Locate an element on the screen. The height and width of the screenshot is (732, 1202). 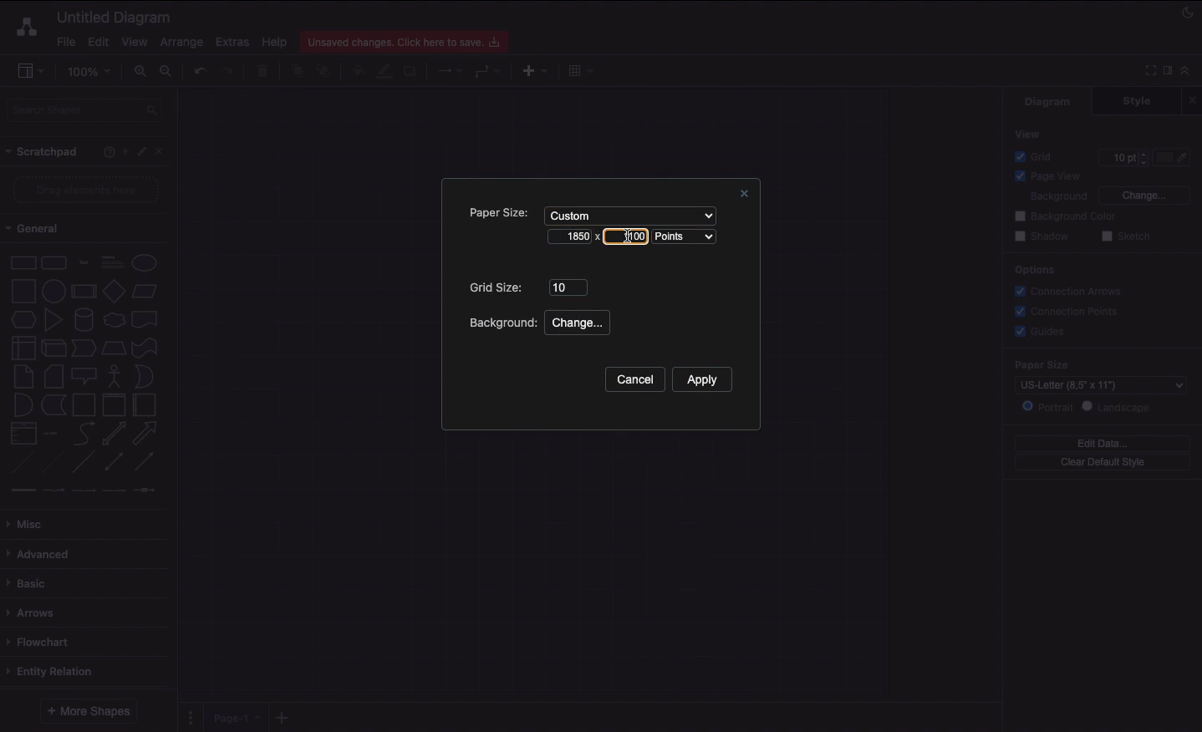
Horizontal container is located at coordinates (145, 404).